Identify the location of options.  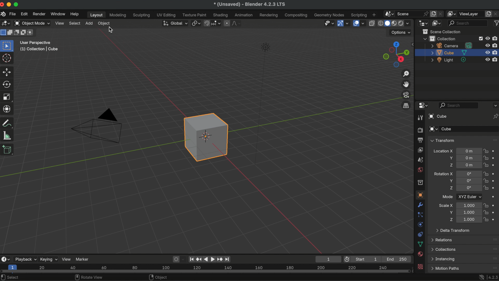
(495, 105).